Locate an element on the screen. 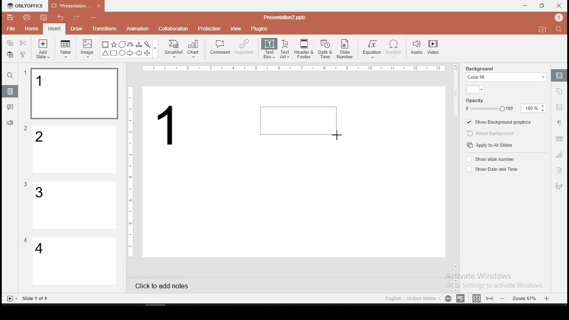  show background graphics on/off is located at coordinates (498, 123).